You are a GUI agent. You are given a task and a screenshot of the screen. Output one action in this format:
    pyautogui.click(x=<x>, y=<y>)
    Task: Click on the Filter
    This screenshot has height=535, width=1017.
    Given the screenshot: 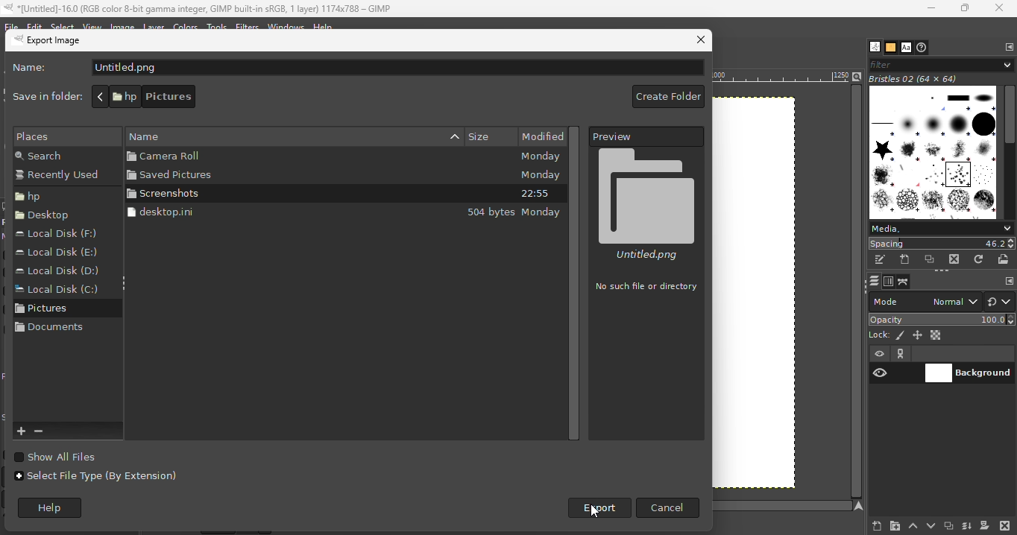 What is the action you would take?
    pyautogui.click(x=940, y=63)
    